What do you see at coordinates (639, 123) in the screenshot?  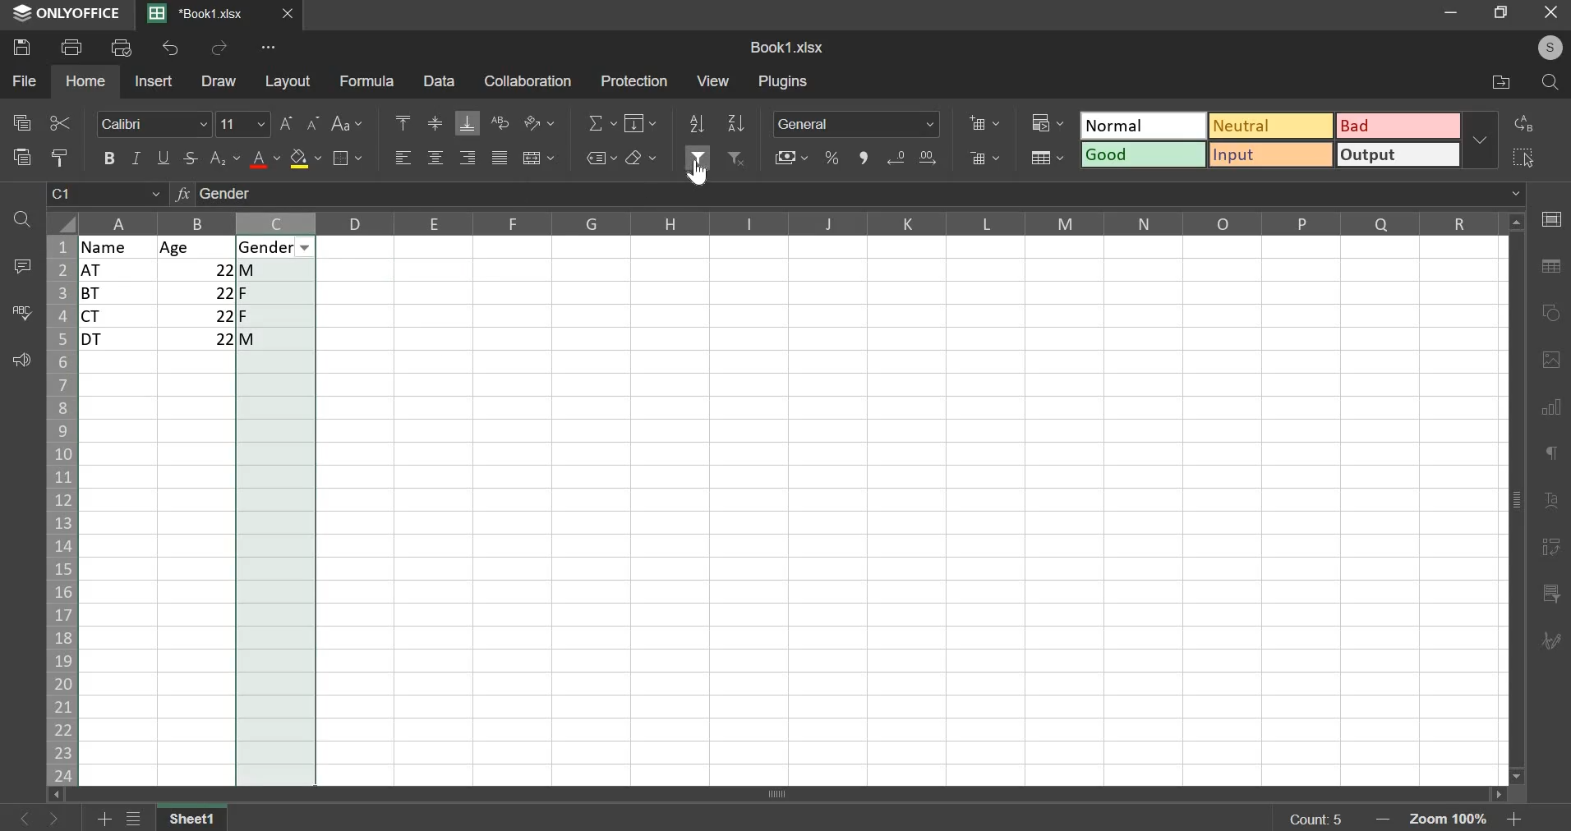 I see `fill` at bounding box center [639, 123].